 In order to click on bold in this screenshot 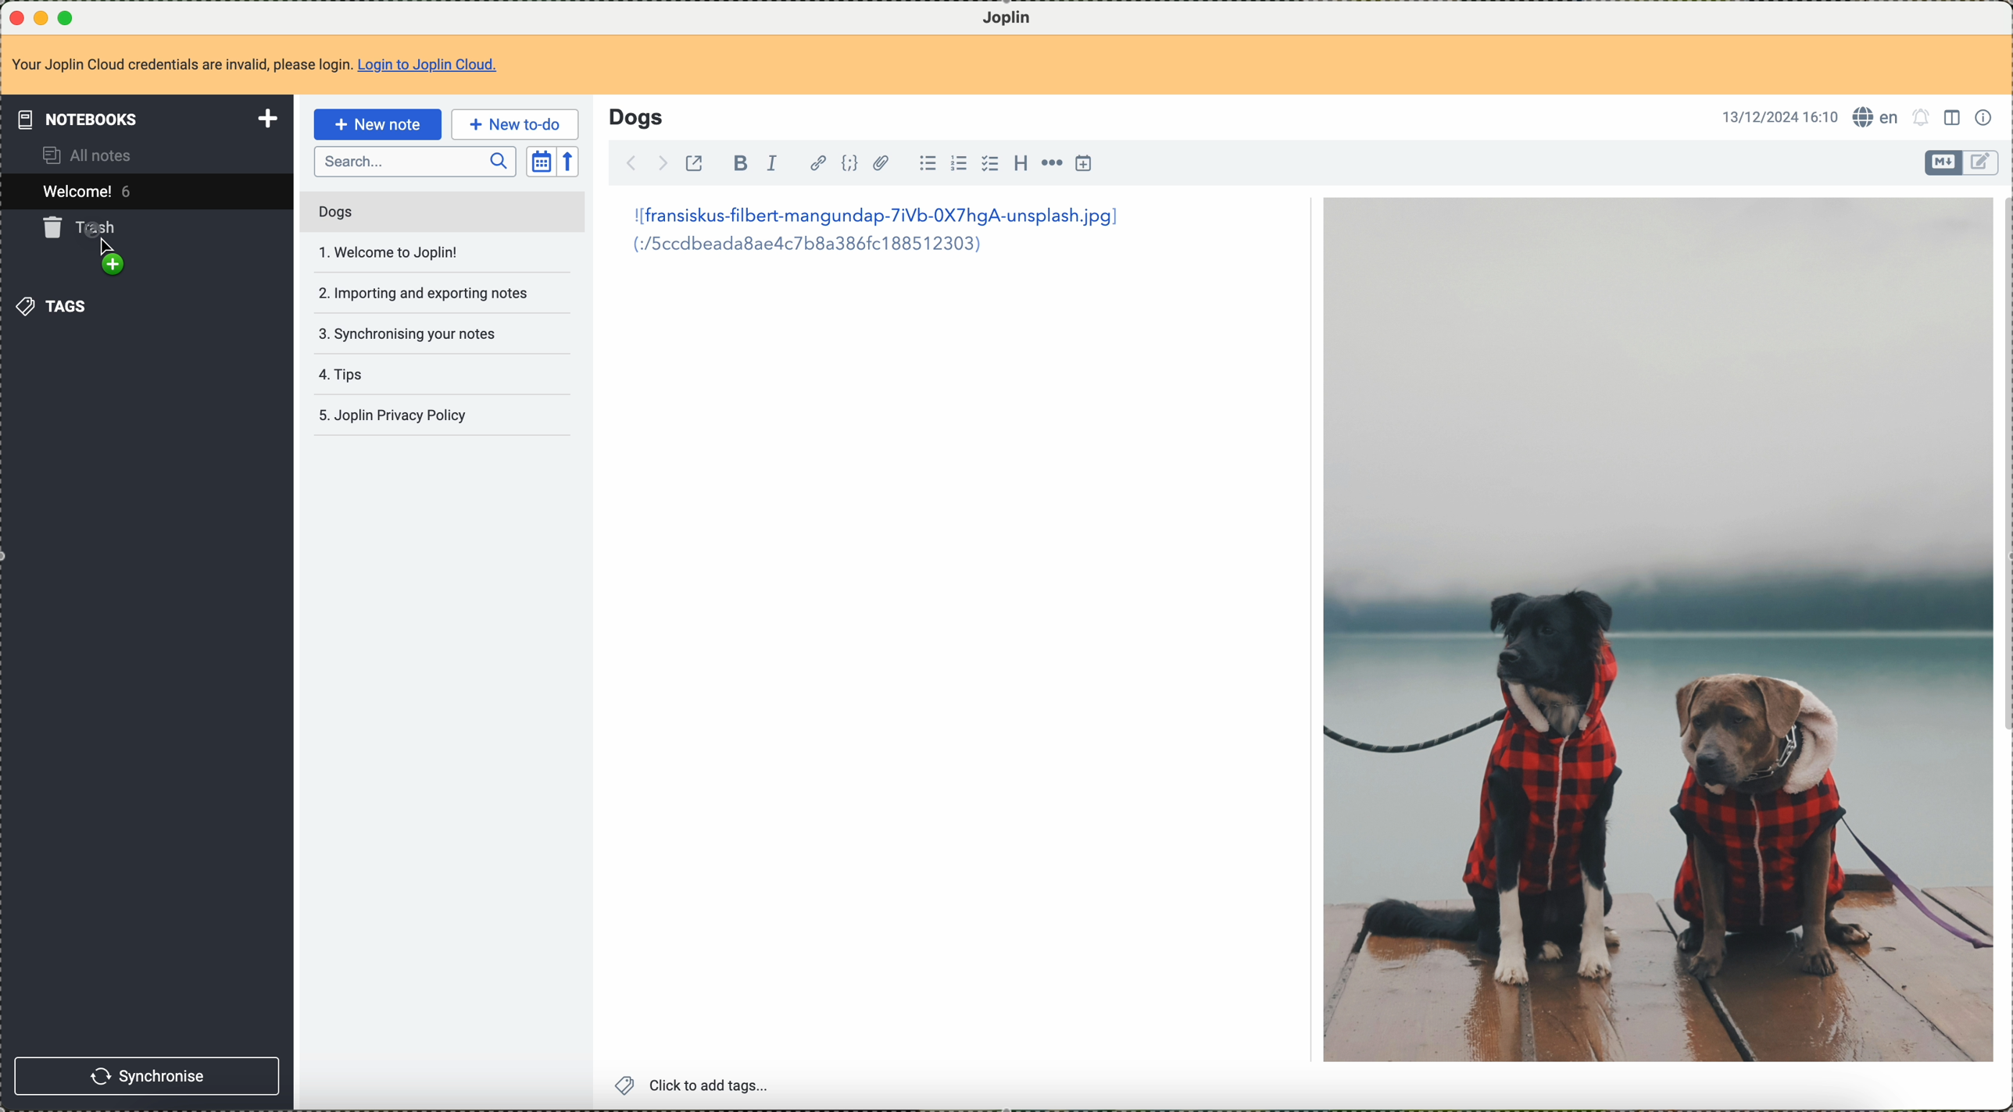, I will do `click(740, 164)`.